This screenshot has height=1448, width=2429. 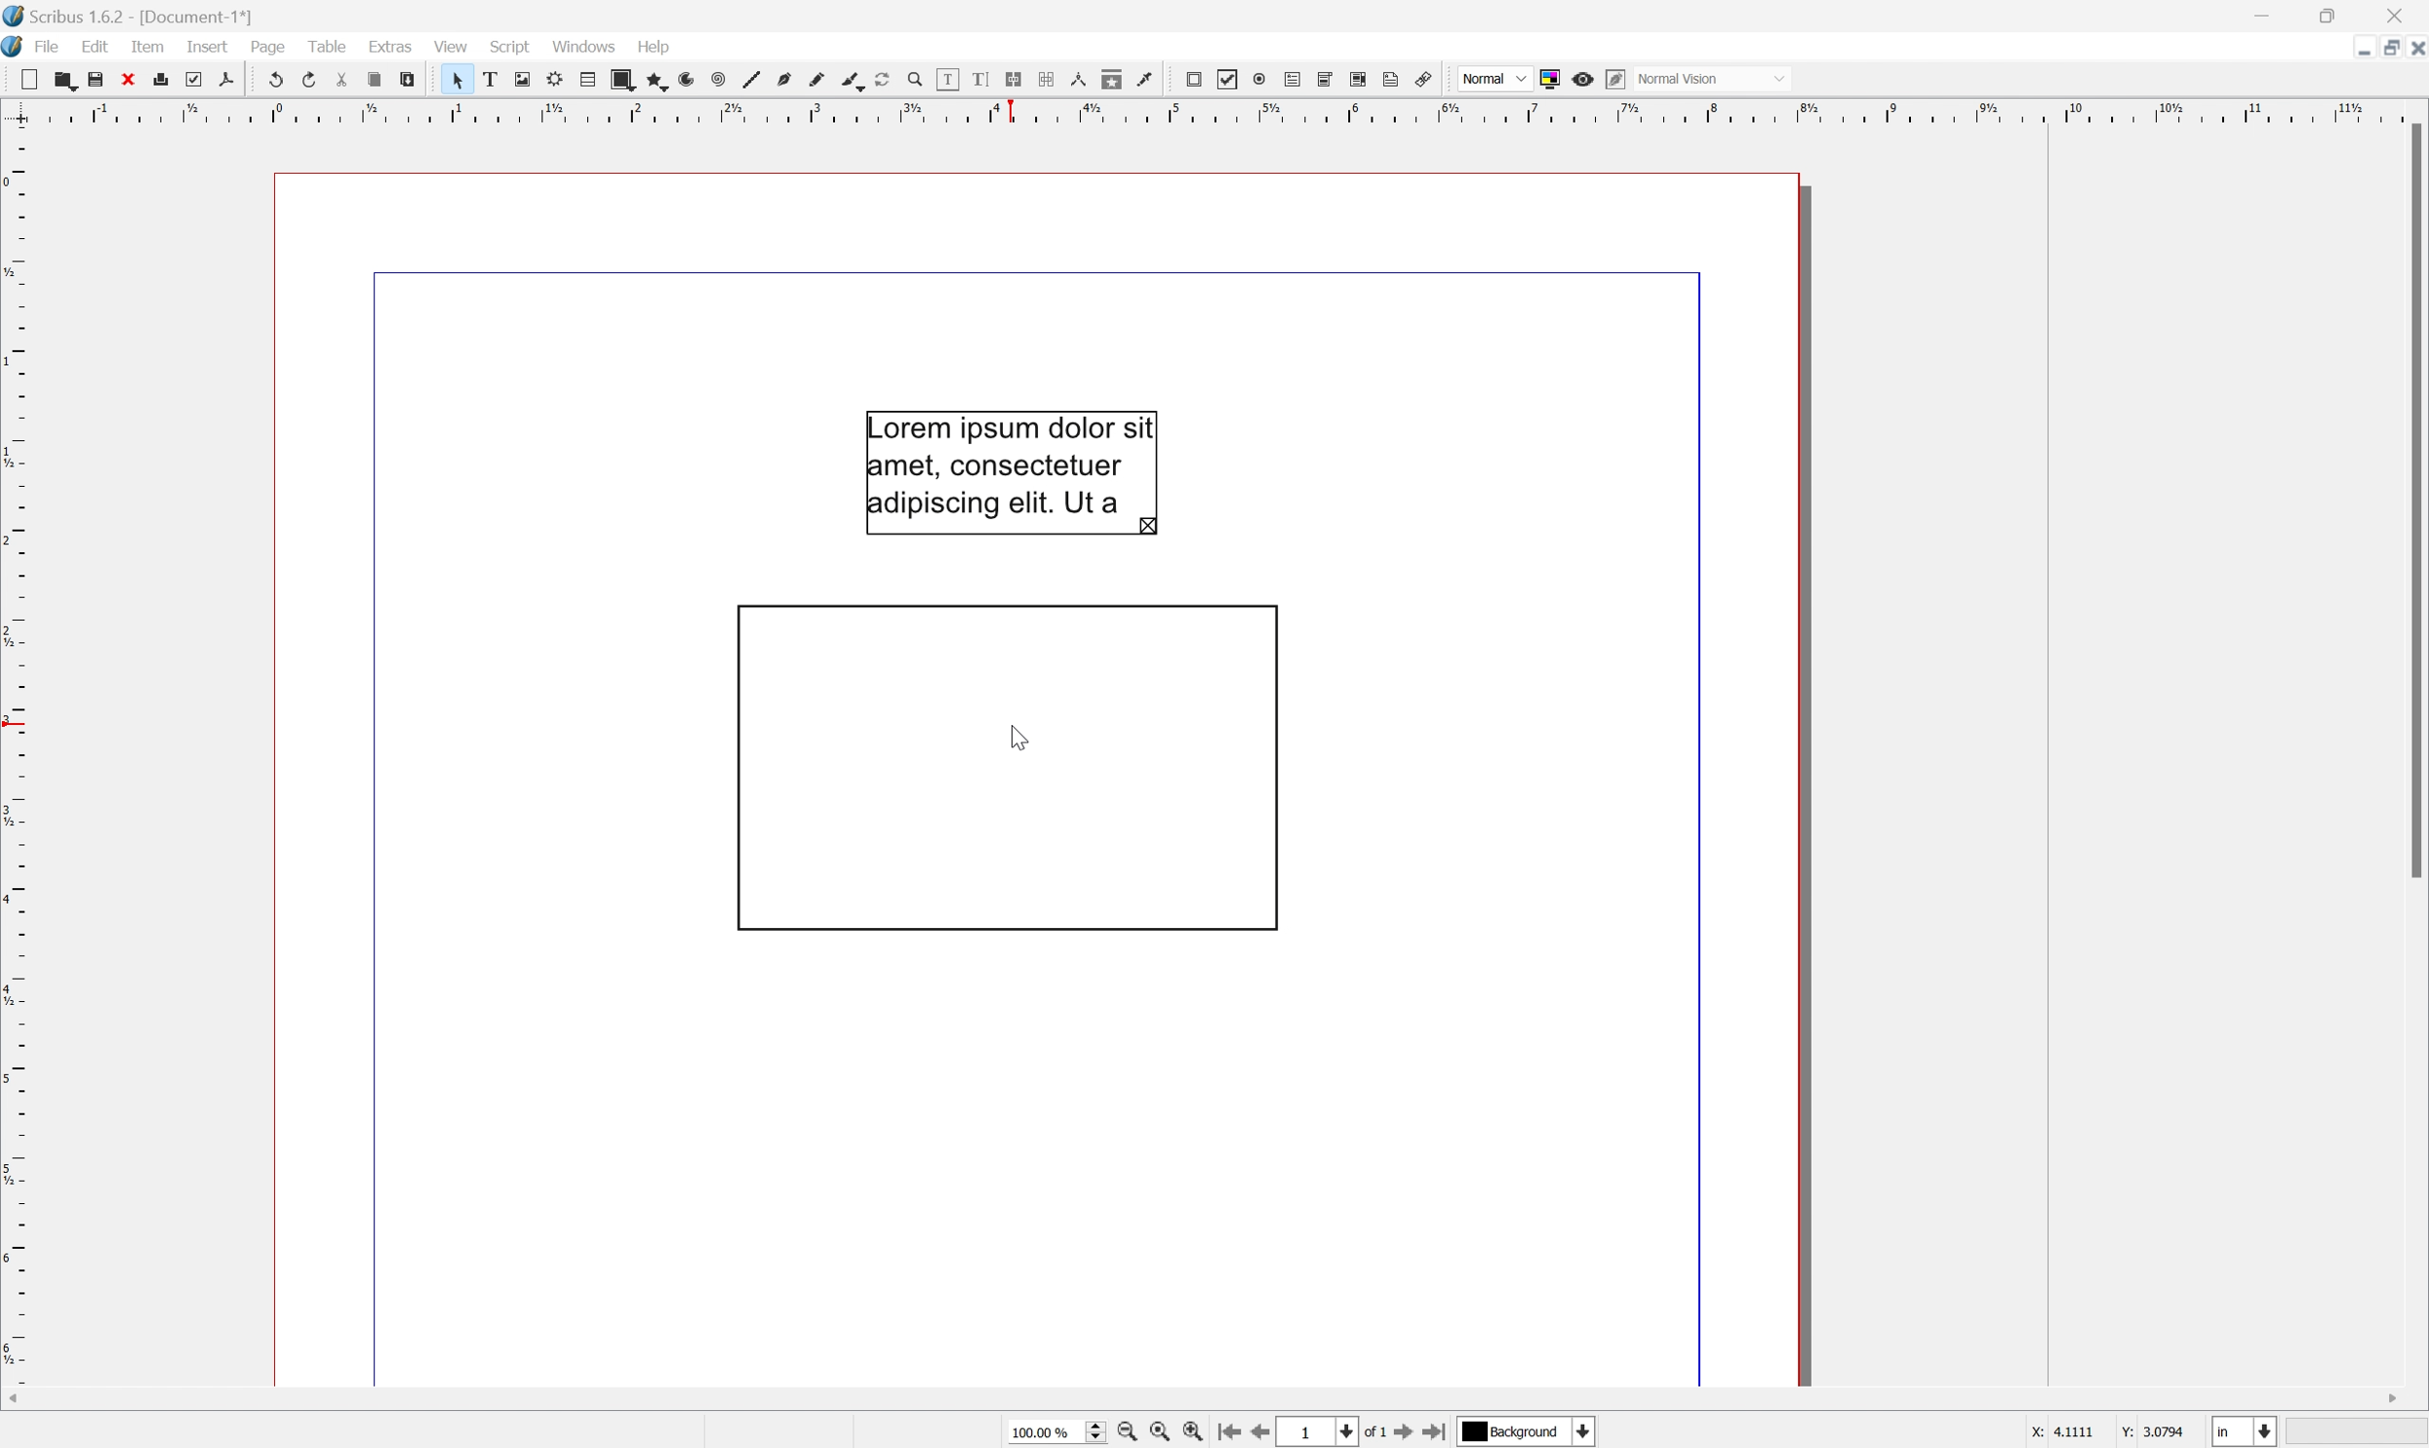 I want to click on Edit, so click(x=93, y=48).